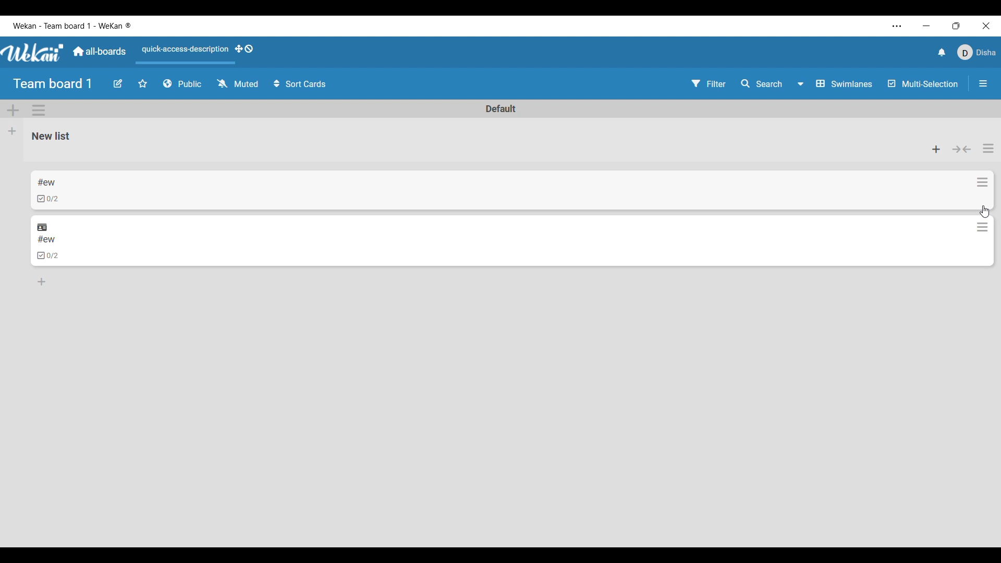 Image resolution: width=1001 pixels, height=563 pixels. Describe the element at coordinates (14, 111) in the screenshot. I see `Add Swimlane` at that location.